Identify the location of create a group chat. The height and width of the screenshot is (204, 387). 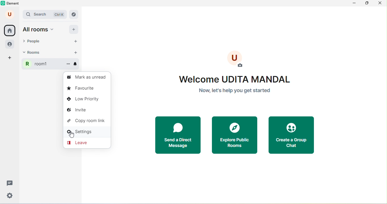
(294, 134).